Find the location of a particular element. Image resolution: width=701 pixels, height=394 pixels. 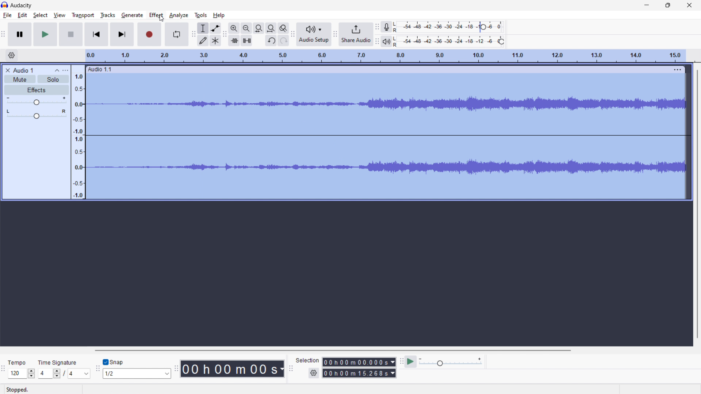

audio track selected is located at coordinates (386, 136).